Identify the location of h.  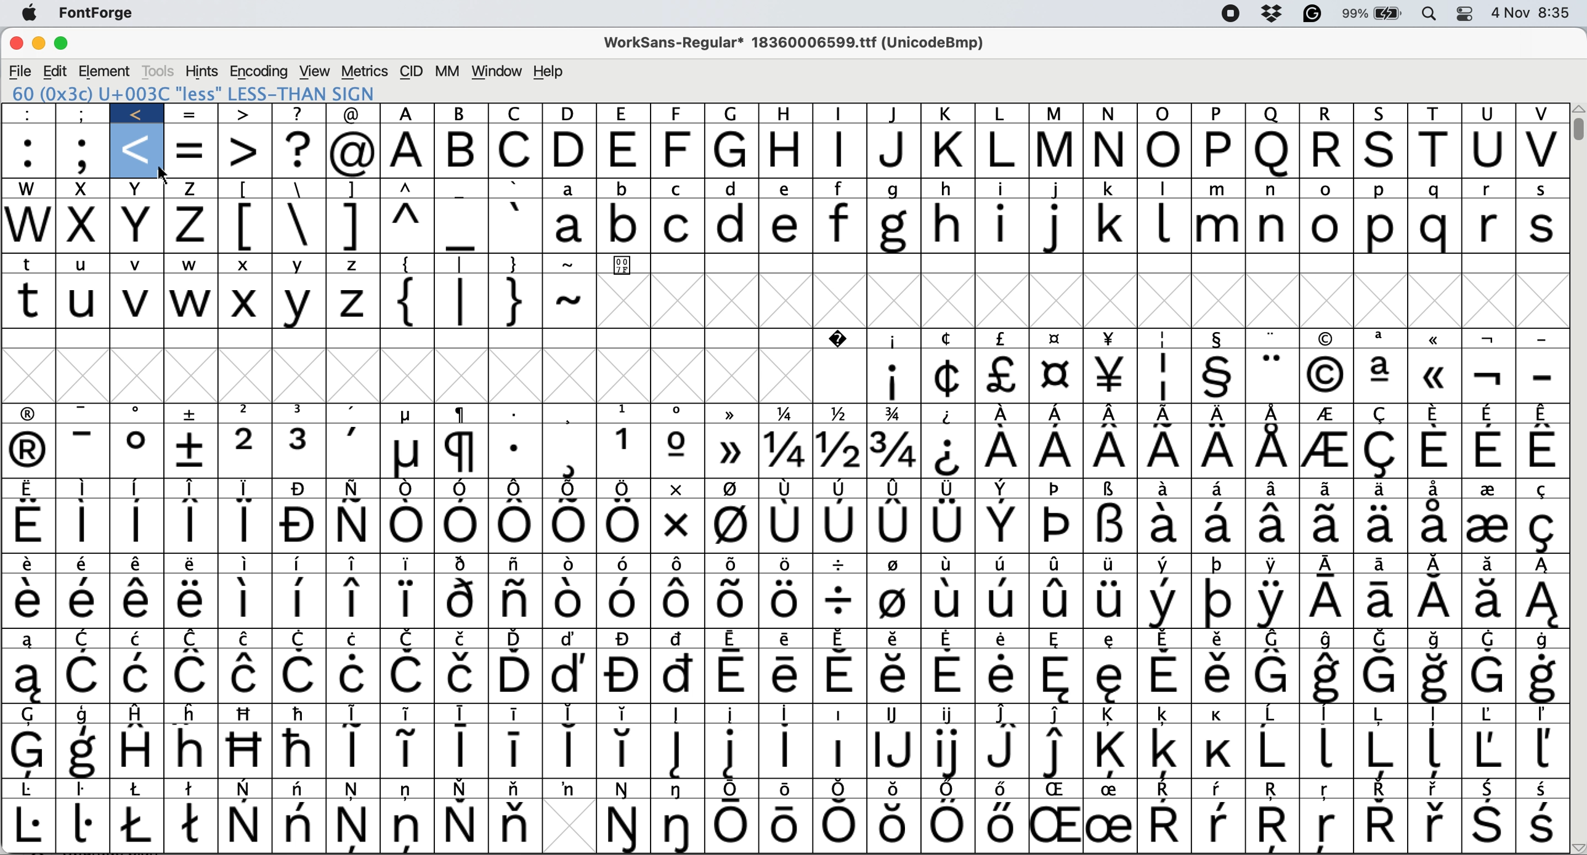
(951, 187).